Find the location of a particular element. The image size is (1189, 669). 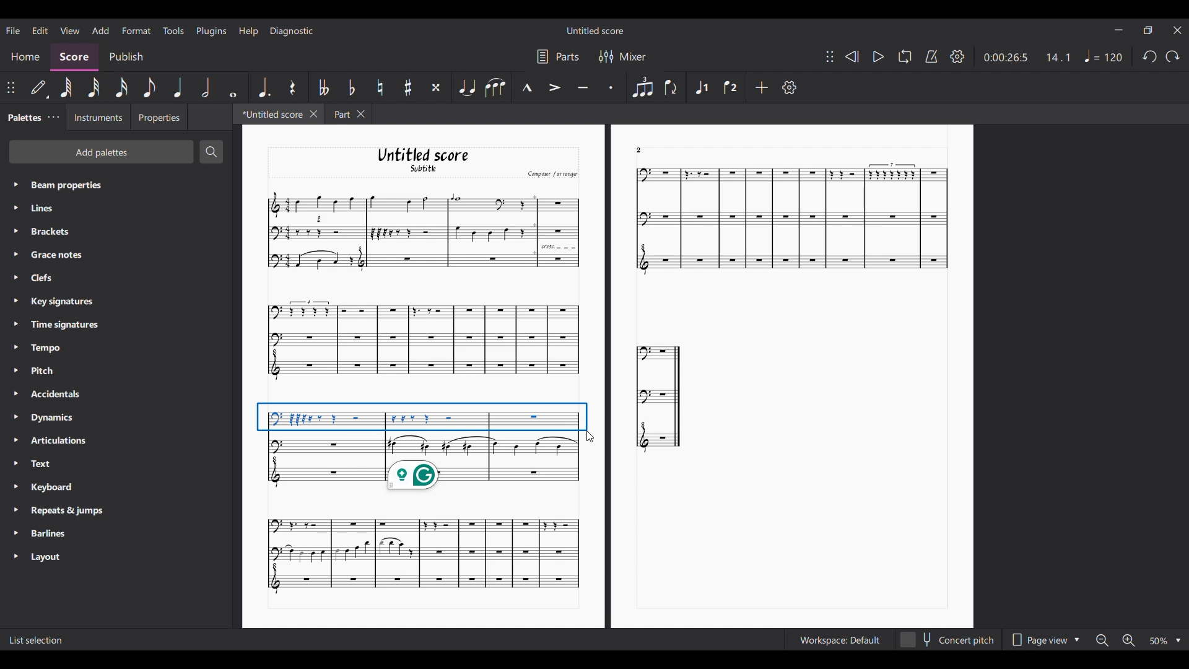

Home  is located at coordinates (25, 58).